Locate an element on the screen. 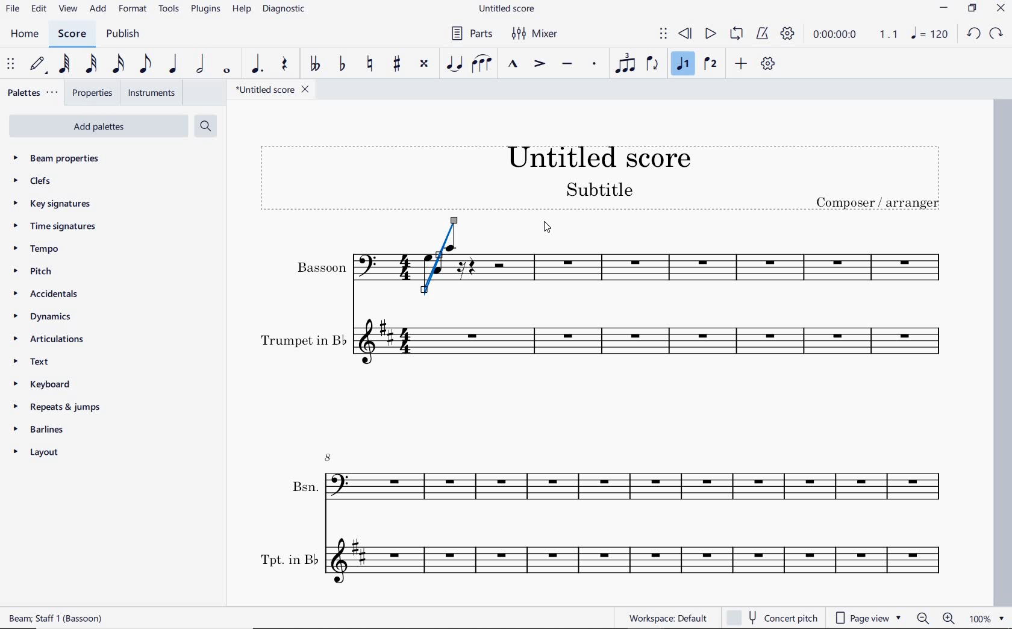 The height and width of the screenshot is (629, 1012). tenuto is located at coordinates (570, 64).